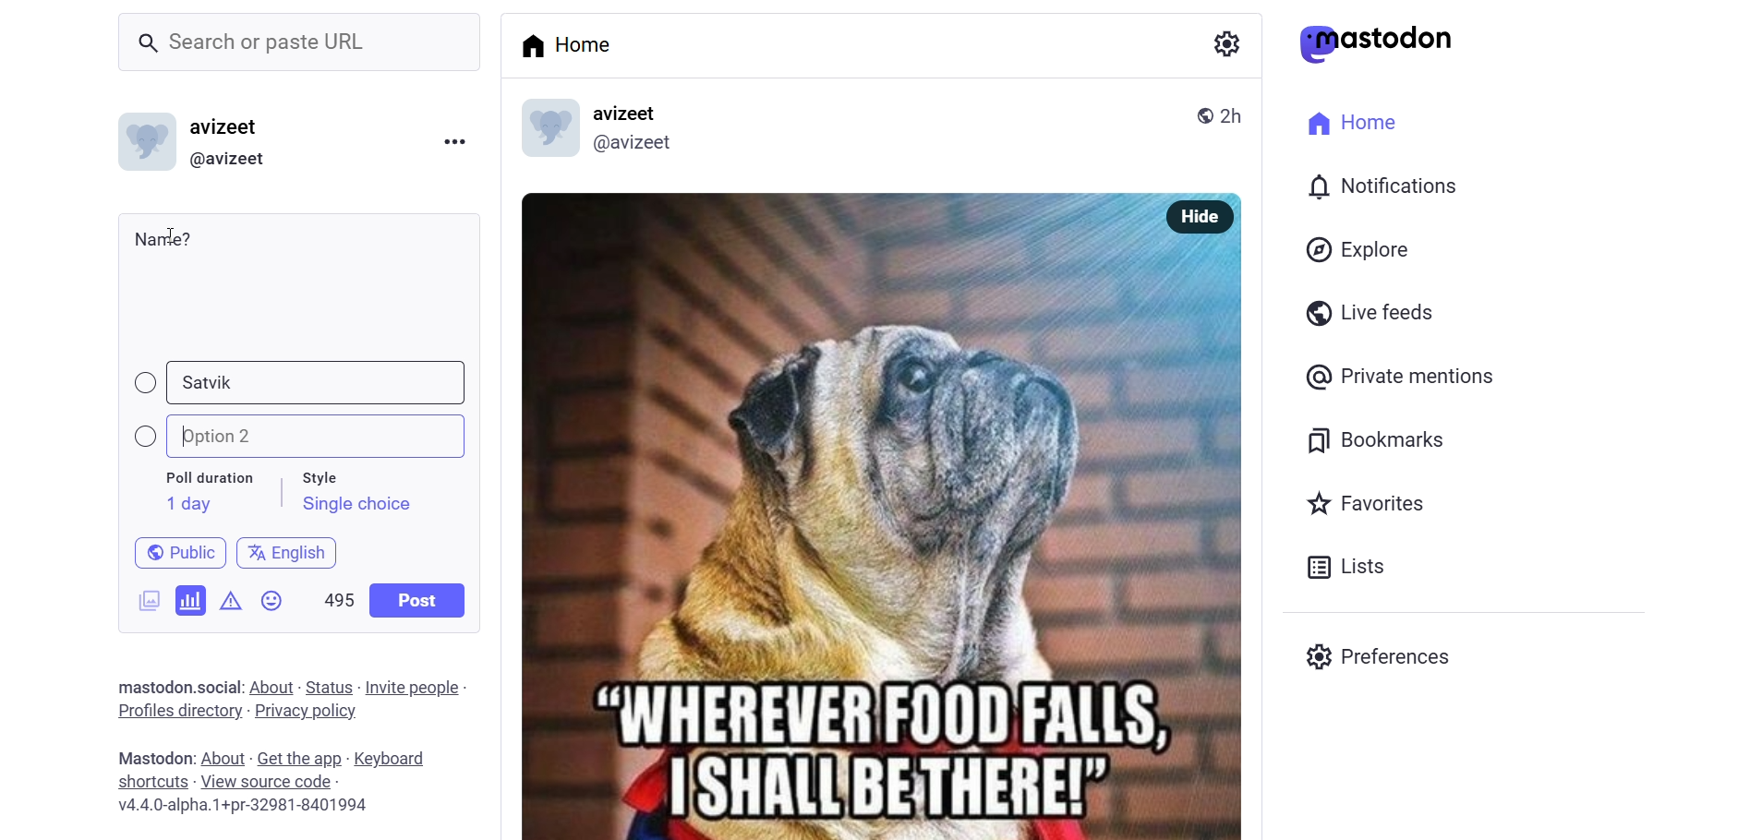 Image resolution: width=1762 pixels, height=840 pixels. What do you see at coordinates (163, 238) in the screenshot?
I see `name?` at bounding box center [163, 238].